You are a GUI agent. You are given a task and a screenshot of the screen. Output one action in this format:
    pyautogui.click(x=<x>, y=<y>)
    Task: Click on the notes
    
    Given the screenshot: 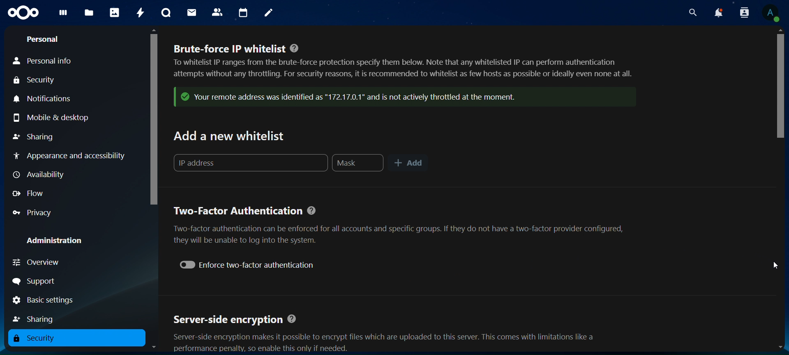 What is the action you would take?
    pyautogui.click(x=266, y=11)
    